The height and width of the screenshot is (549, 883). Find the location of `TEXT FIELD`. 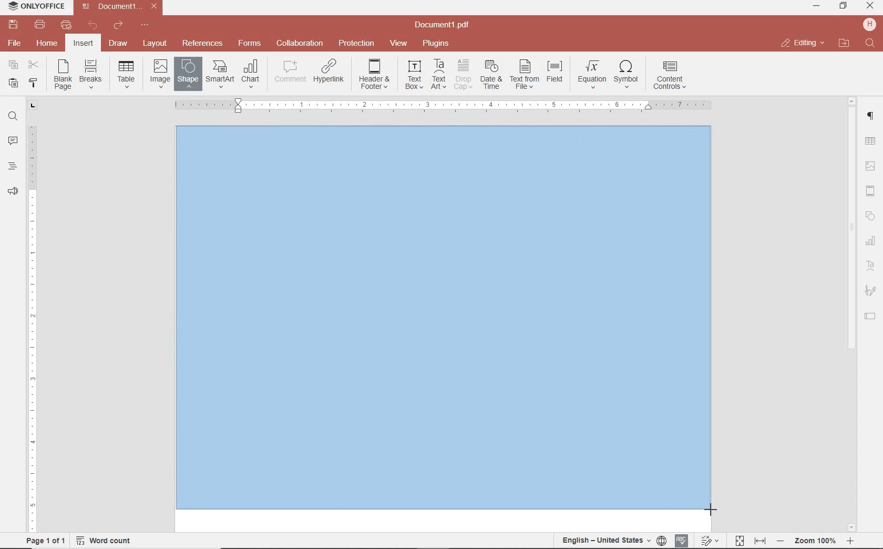

TEXT FIELD is located at coordinates (870, 316).